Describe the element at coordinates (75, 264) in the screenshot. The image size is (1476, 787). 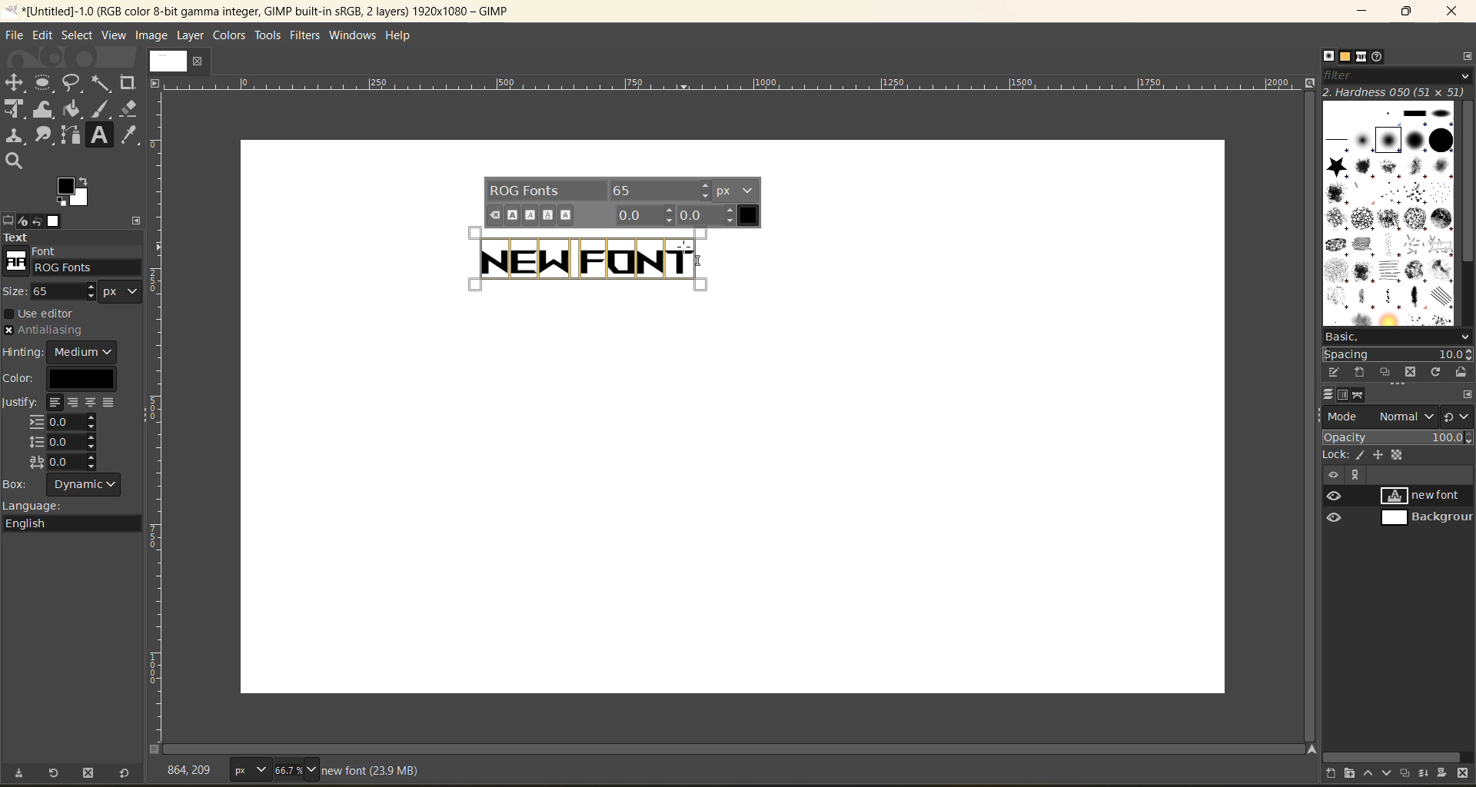
I see `font` at that location.